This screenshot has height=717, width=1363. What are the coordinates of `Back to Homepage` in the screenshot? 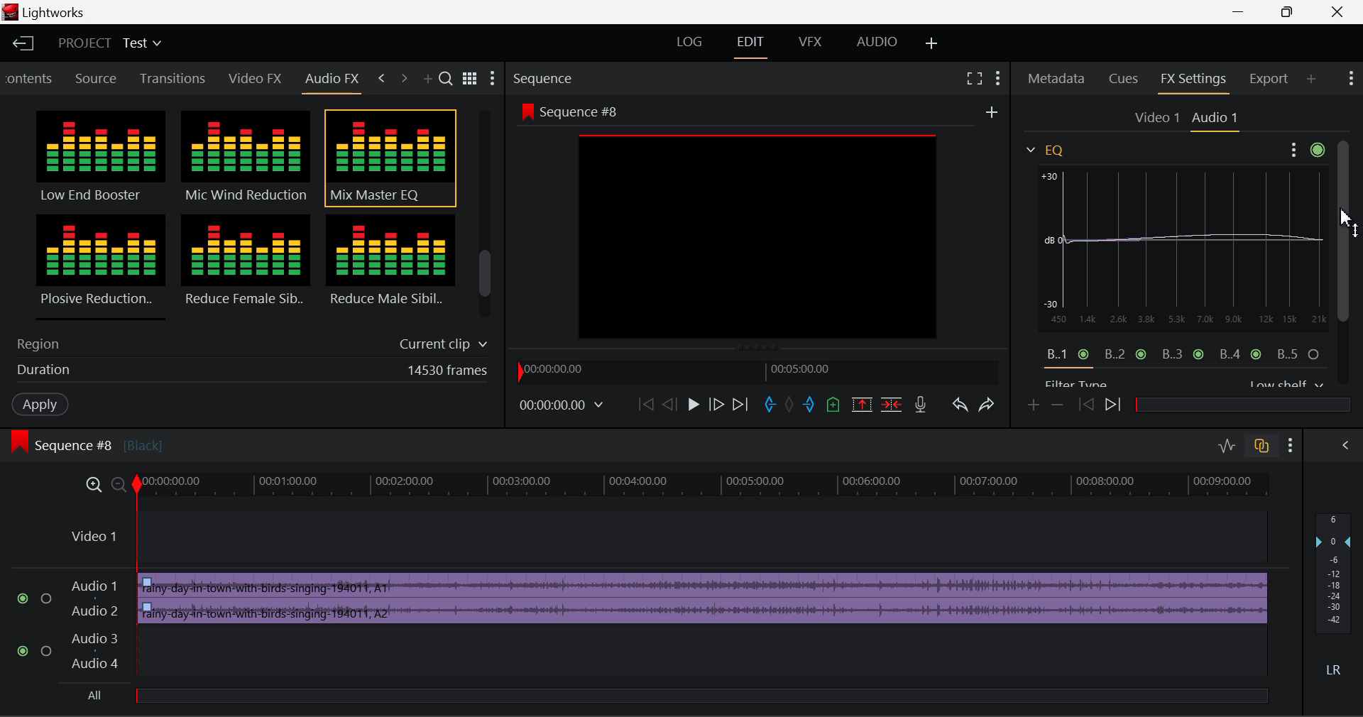 It's located at (22, 43).